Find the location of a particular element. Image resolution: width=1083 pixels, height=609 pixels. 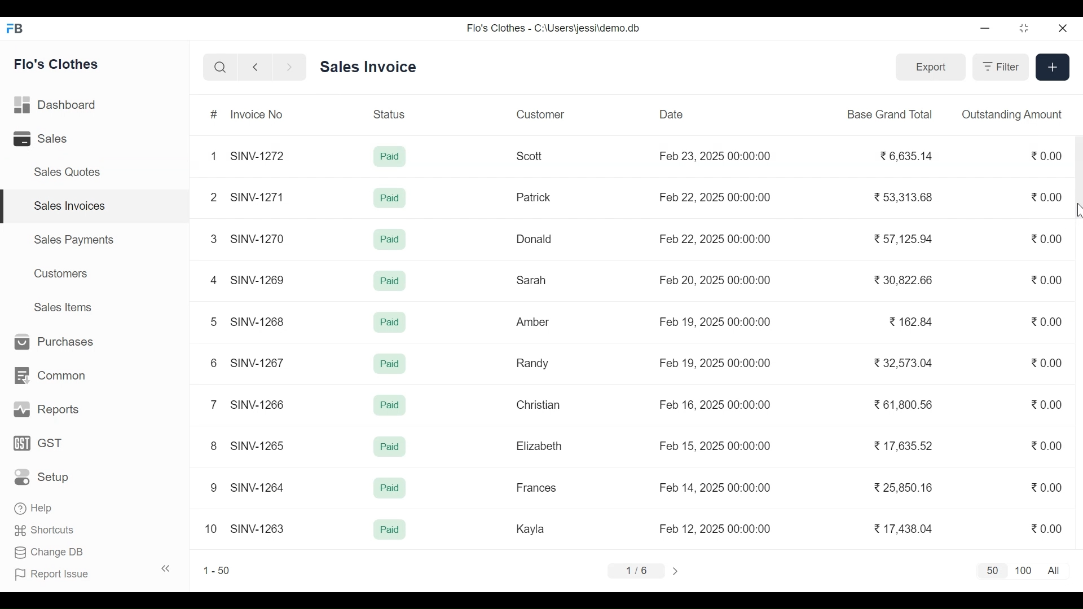

Minimize is located at coordinates (985, 29).